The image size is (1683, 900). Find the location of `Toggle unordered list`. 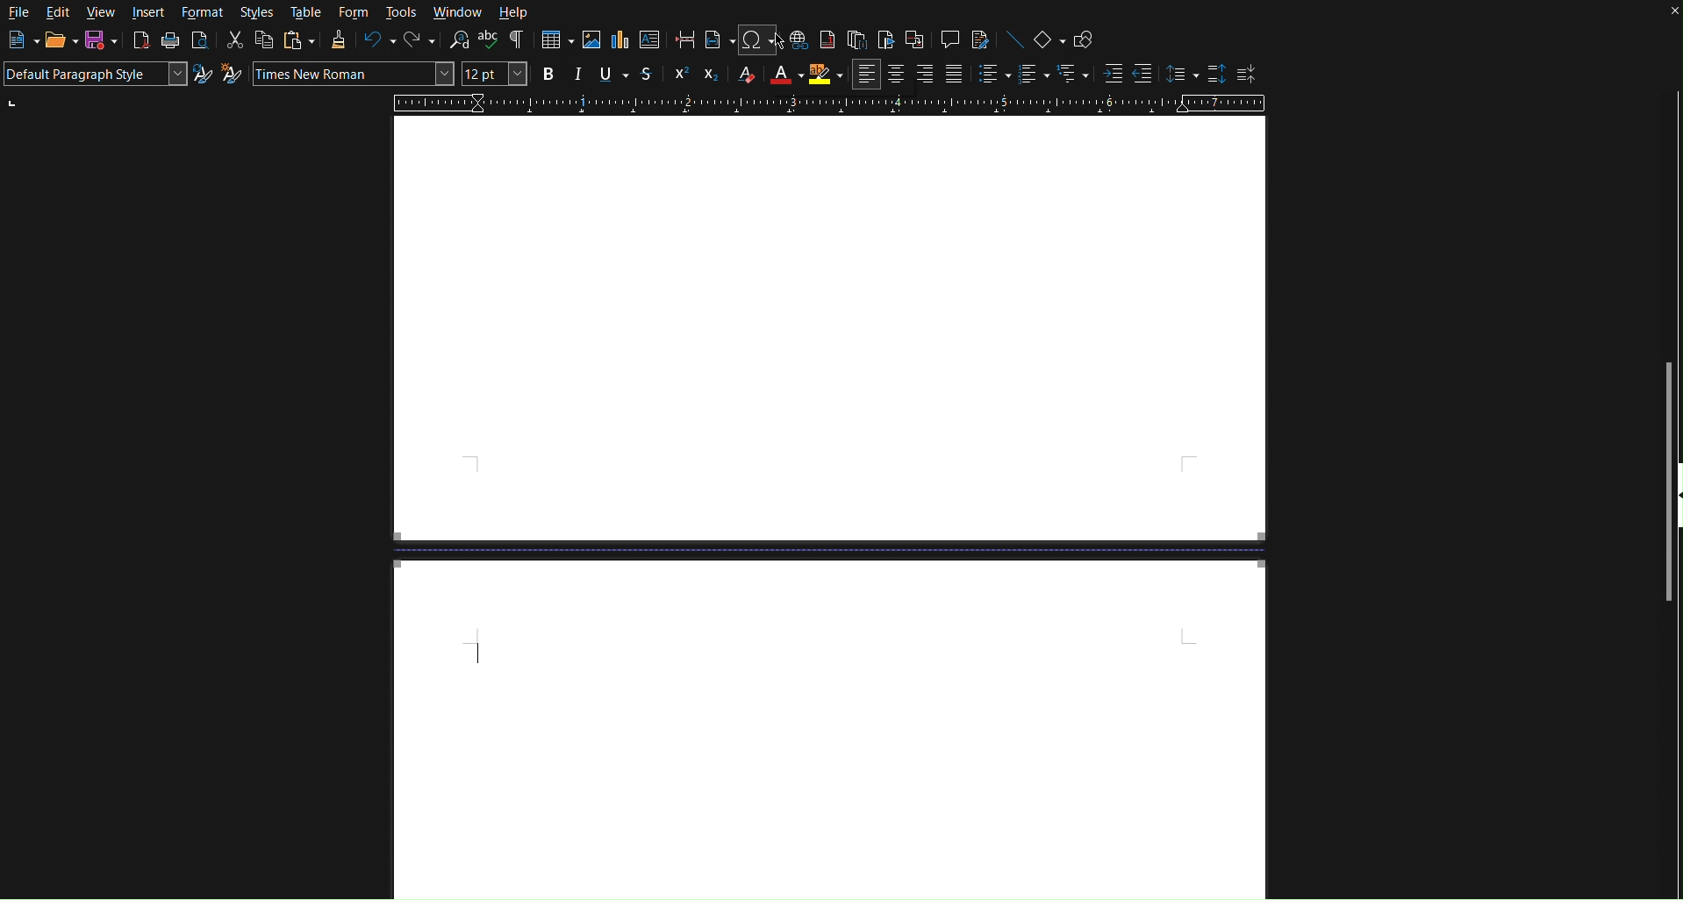

Toggle unordered list is located at coordinates (989, 75).